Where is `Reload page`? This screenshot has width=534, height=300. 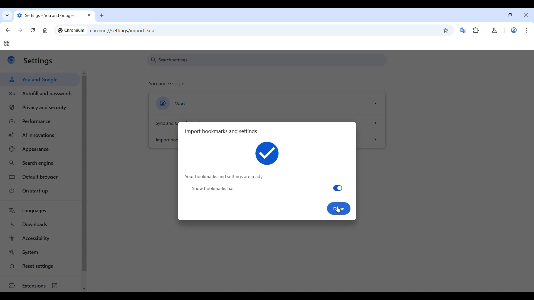 Reload page is located at coordinates (33, 30).